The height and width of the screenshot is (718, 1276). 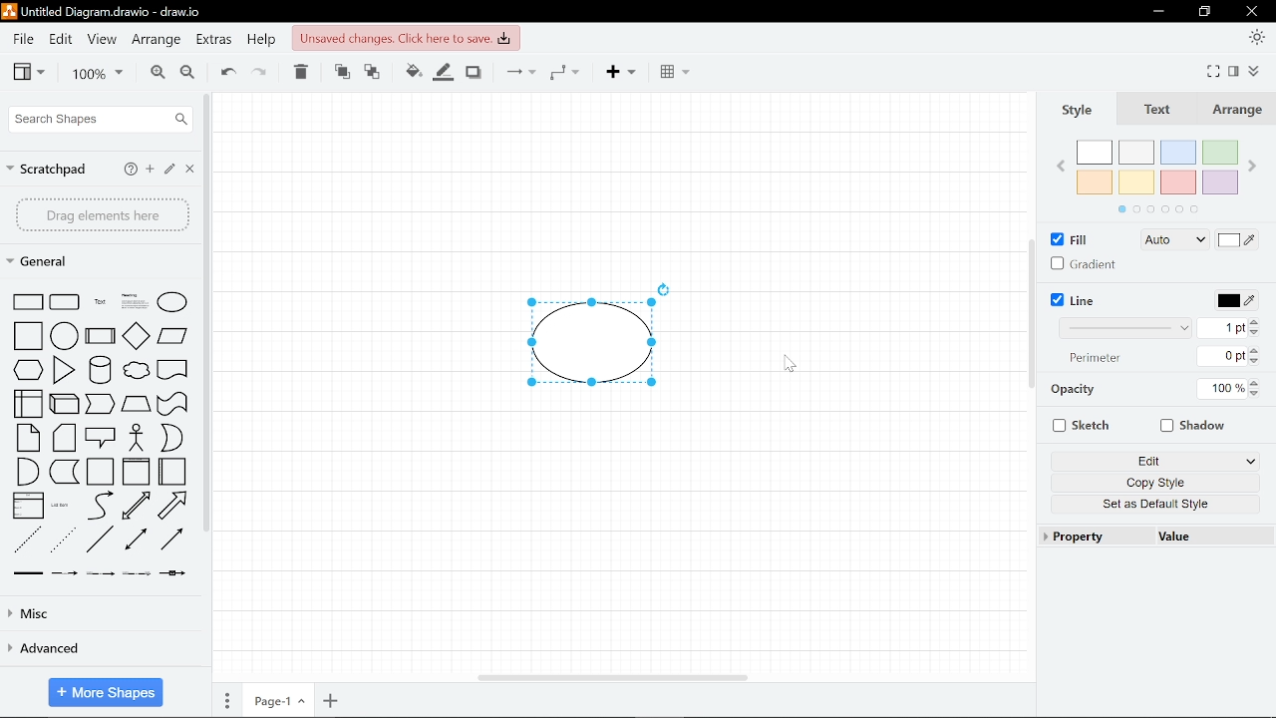 What do you see at coordinates (174, 302) in the screenshot?
I see `ellipse` at bounding box center [174, 302].